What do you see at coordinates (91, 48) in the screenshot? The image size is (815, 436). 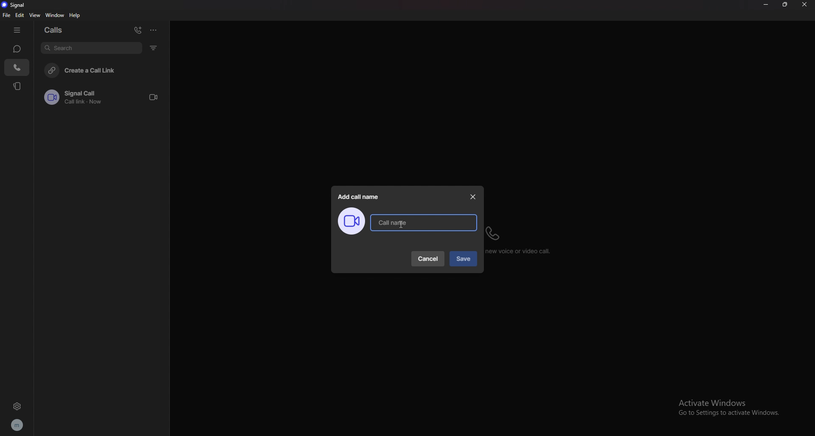 I see `search` at bounding box center [91, 48].